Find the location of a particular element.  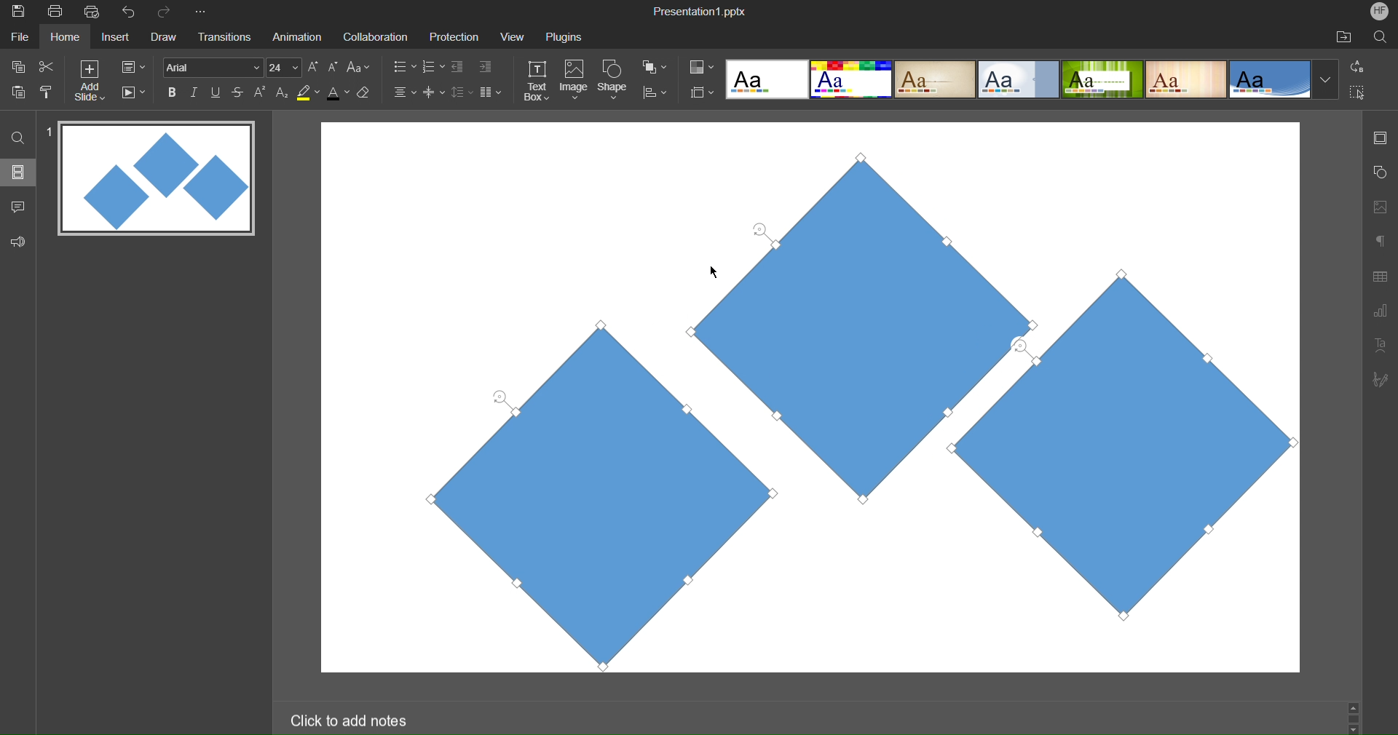

Slide Templates is located at coordinates (1032, 78).